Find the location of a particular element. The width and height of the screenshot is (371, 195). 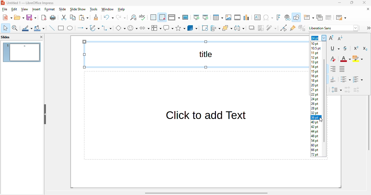

format is located at coordinates (50, 10).